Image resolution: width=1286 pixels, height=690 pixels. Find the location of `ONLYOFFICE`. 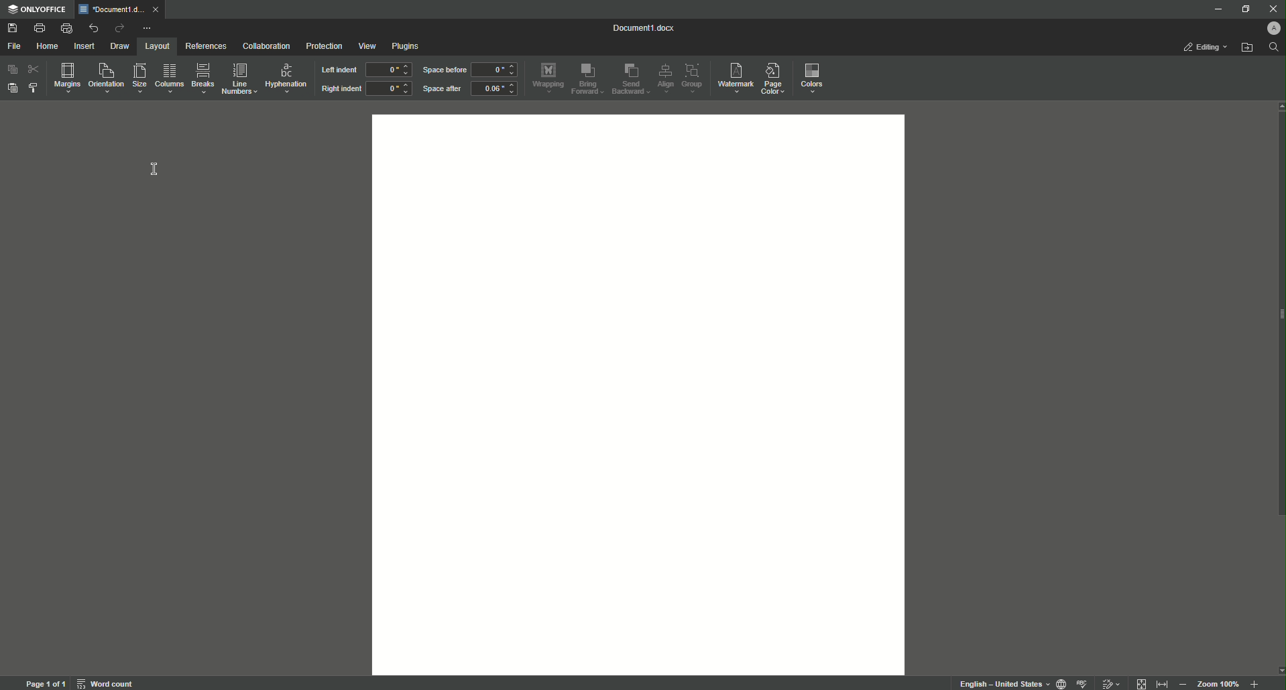

ONLYOFFICE is located at coordinates (38, 9).